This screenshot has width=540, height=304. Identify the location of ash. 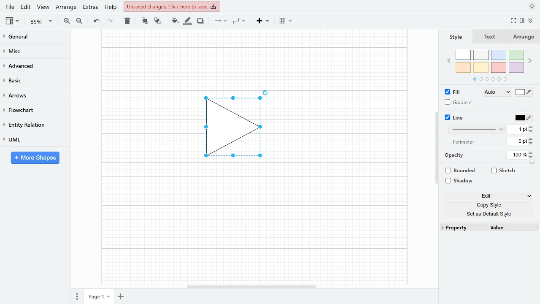
(482, 55).